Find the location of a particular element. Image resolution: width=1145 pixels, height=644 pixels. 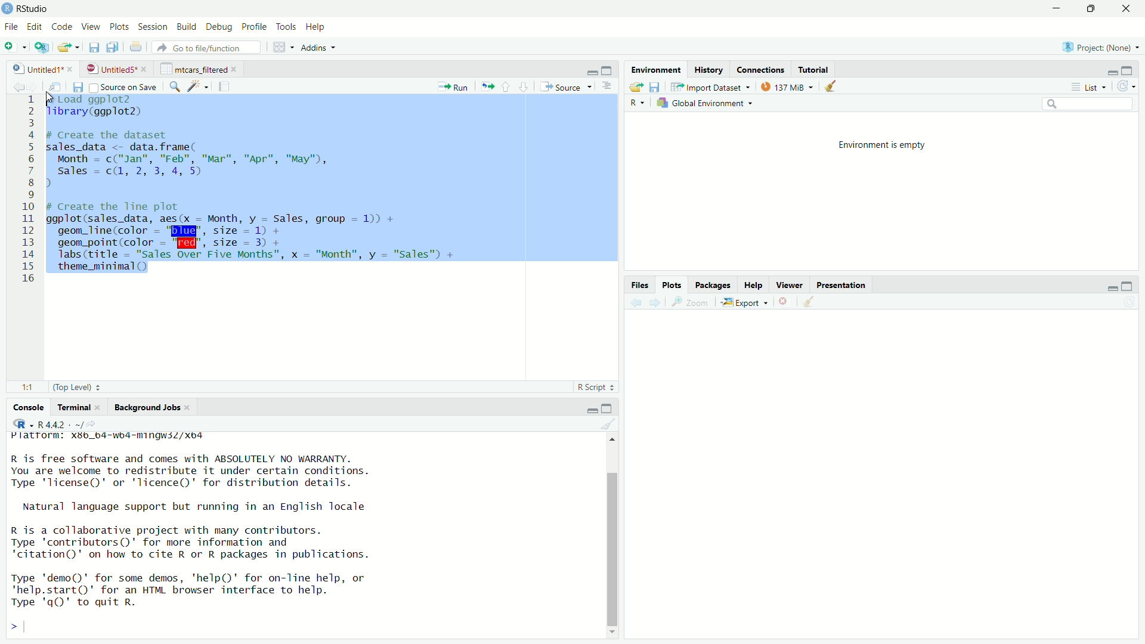

minimize is located at coordinates (1112, 71).